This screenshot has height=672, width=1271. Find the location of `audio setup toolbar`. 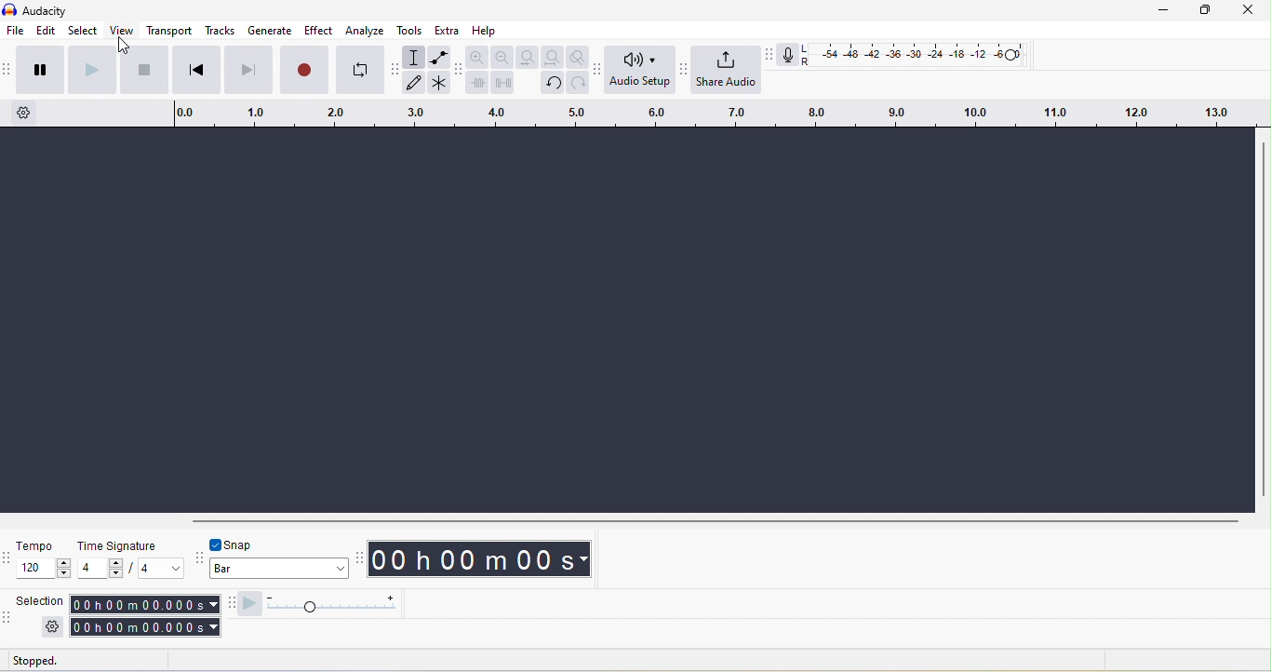

audio setup toolbar is located at coordinates (596, 71).